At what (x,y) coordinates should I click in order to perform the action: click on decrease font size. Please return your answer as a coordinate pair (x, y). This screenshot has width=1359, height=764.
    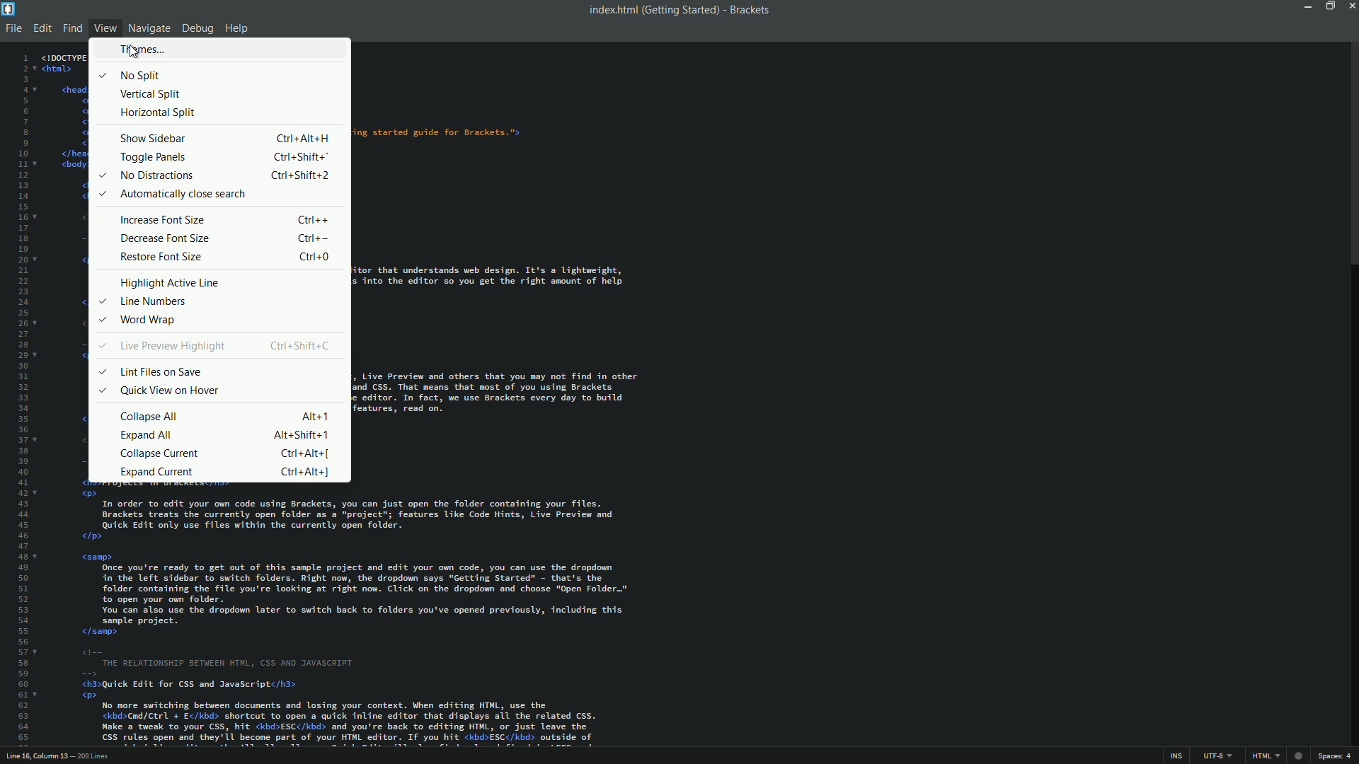
    Looking at the image, I should click on (165, 238).